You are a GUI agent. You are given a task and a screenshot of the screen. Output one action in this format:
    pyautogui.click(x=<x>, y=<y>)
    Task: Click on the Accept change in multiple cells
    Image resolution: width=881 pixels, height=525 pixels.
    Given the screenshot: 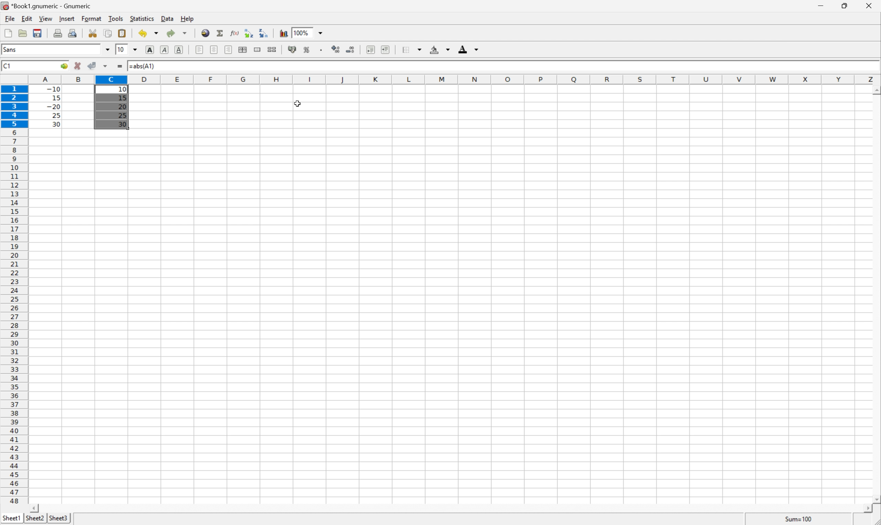 What is the action you would take?
    pyautogui.click(x=107, y=66)
    